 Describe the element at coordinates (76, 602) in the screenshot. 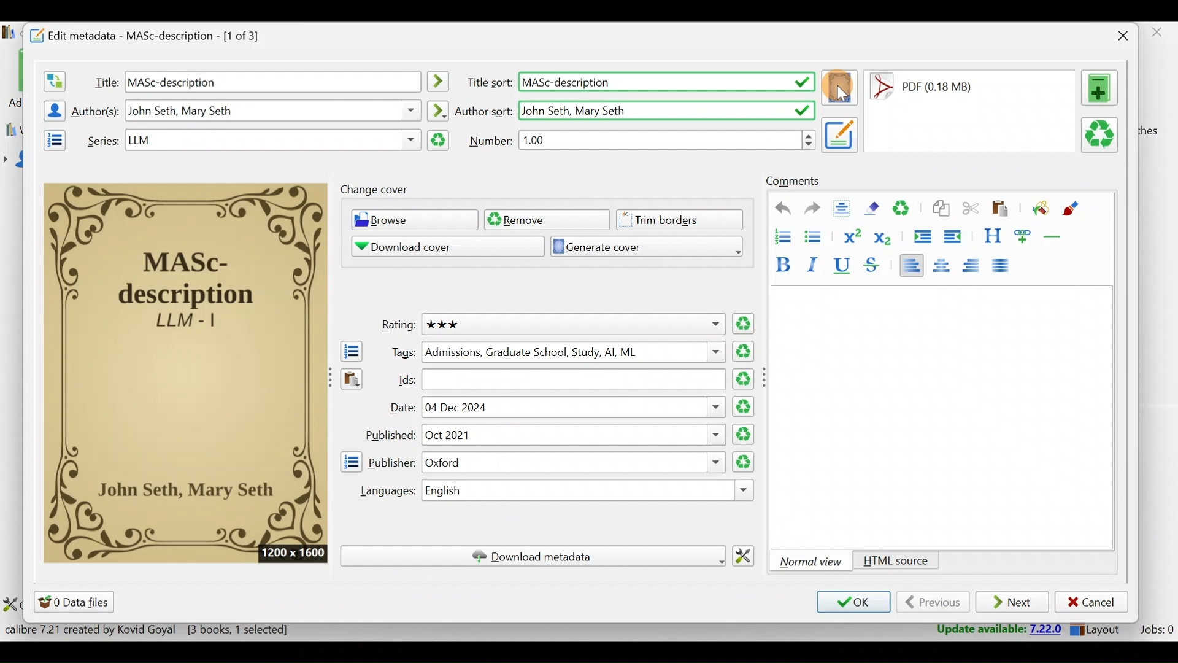

I see `Data files` at that location.